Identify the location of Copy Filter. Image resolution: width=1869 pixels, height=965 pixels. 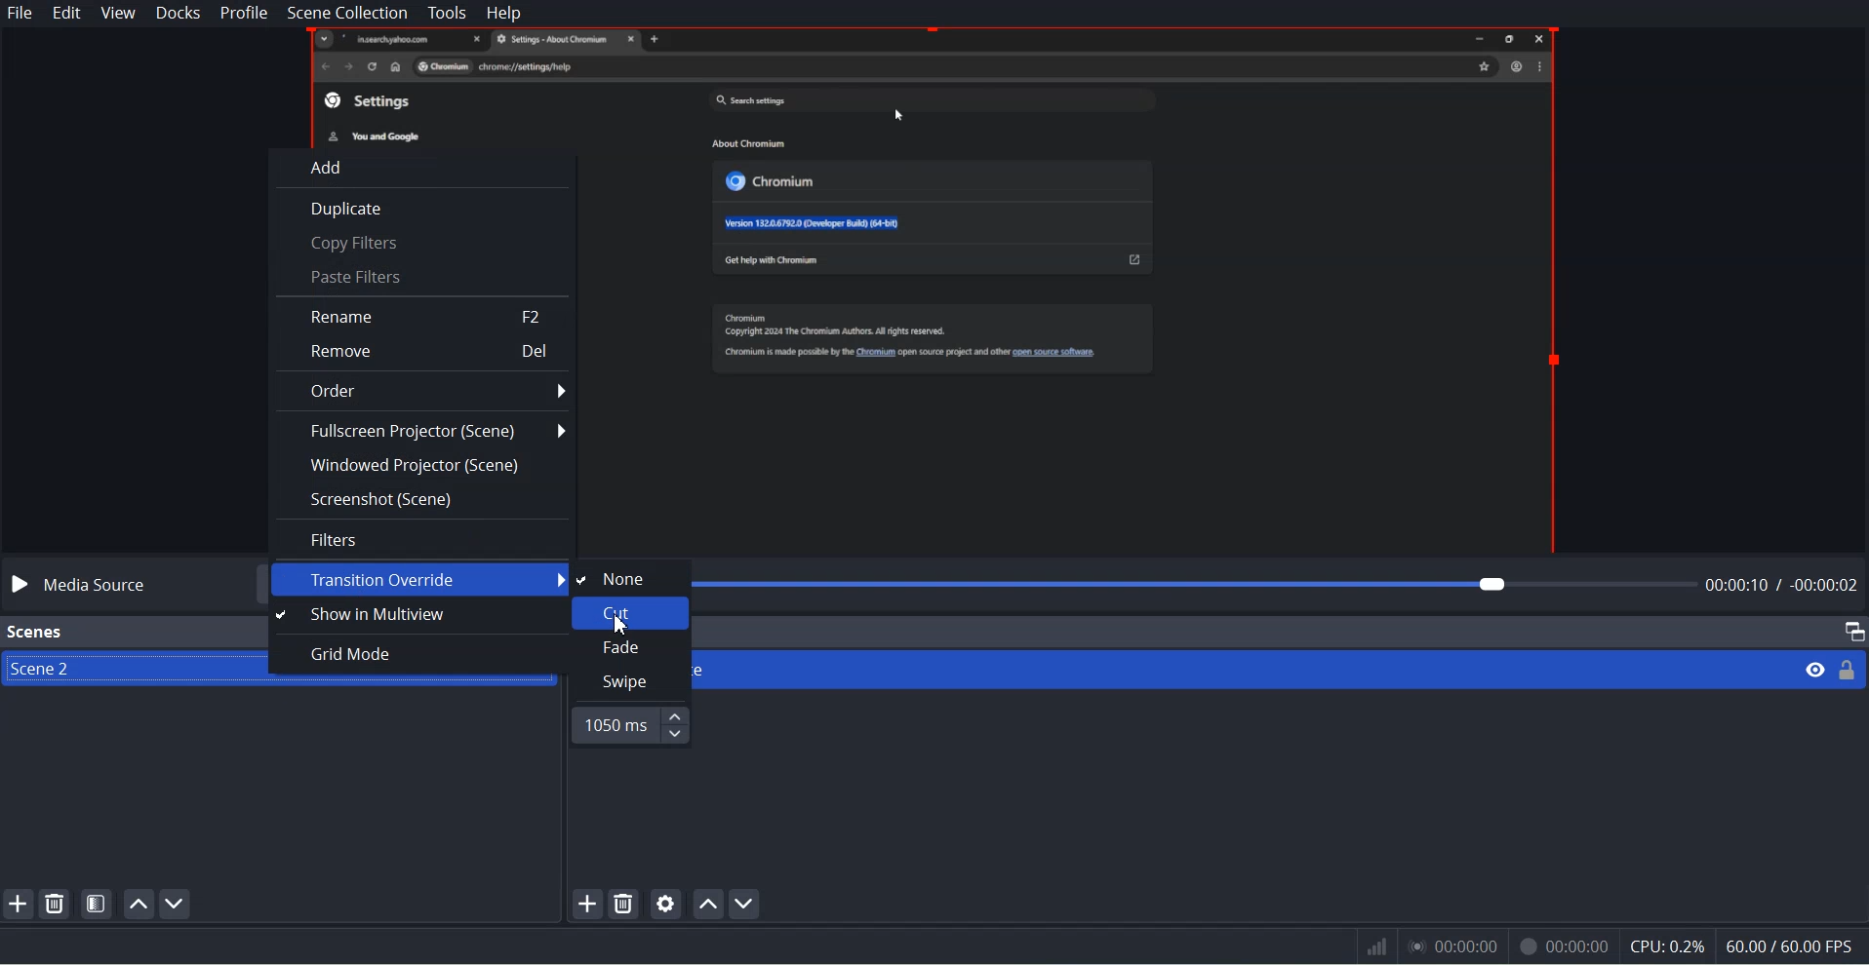
(421, 243).